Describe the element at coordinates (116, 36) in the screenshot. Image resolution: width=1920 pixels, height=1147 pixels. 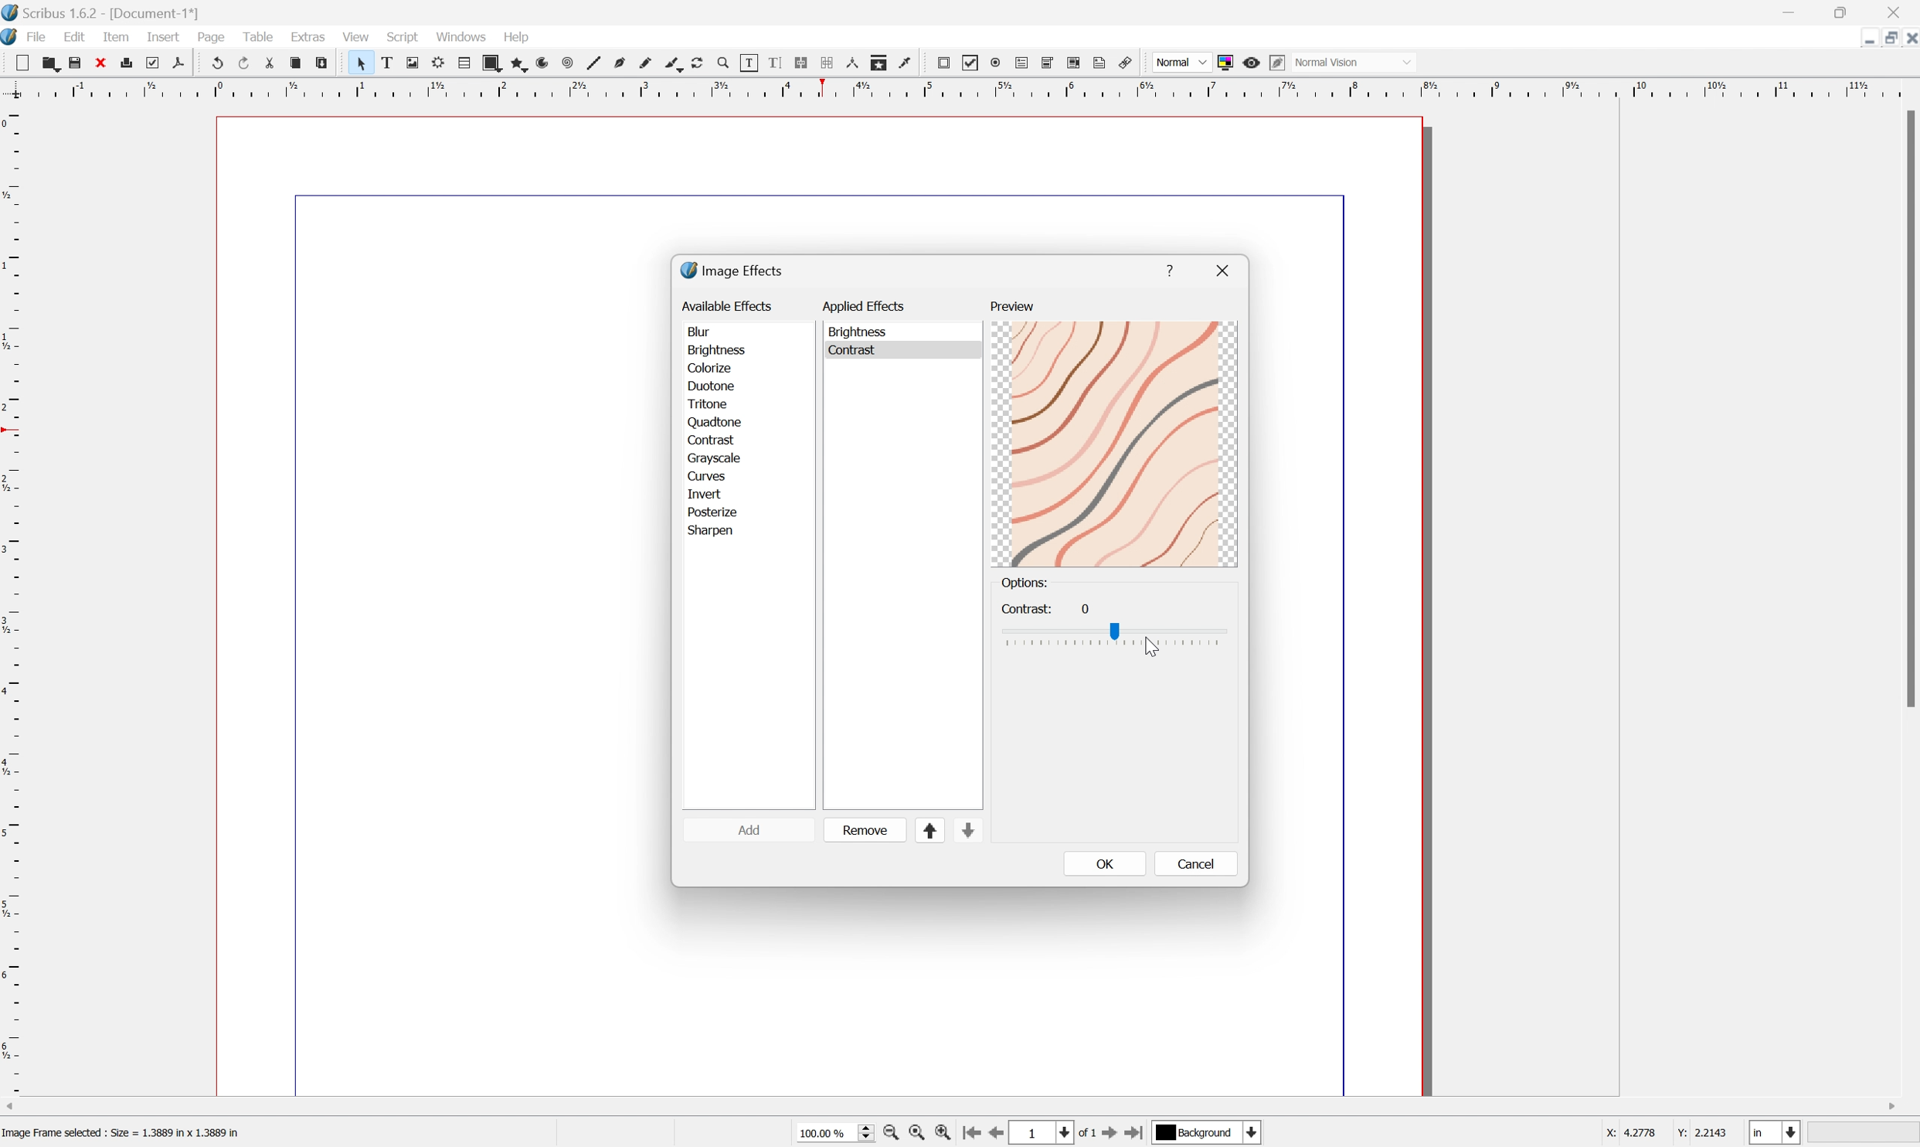
I see `Item` at that location.